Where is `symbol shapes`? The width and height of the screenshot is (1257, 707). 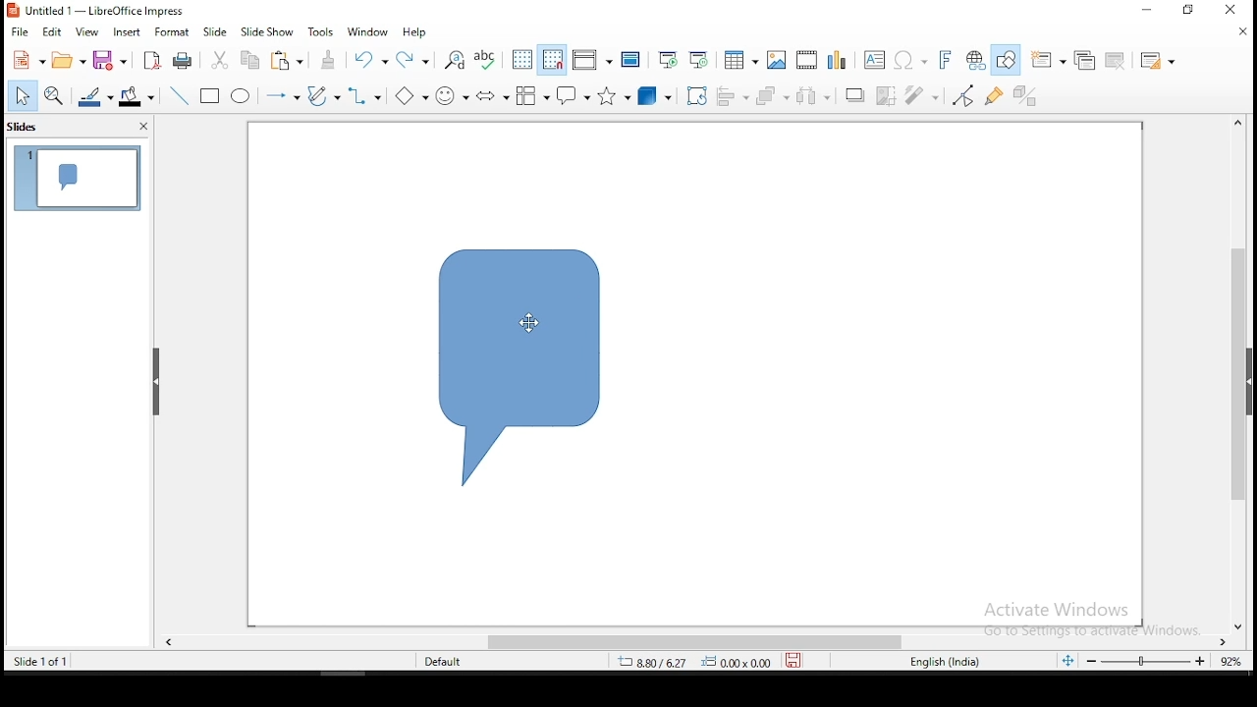 symbol shapes is located at coordinates (450, 93).